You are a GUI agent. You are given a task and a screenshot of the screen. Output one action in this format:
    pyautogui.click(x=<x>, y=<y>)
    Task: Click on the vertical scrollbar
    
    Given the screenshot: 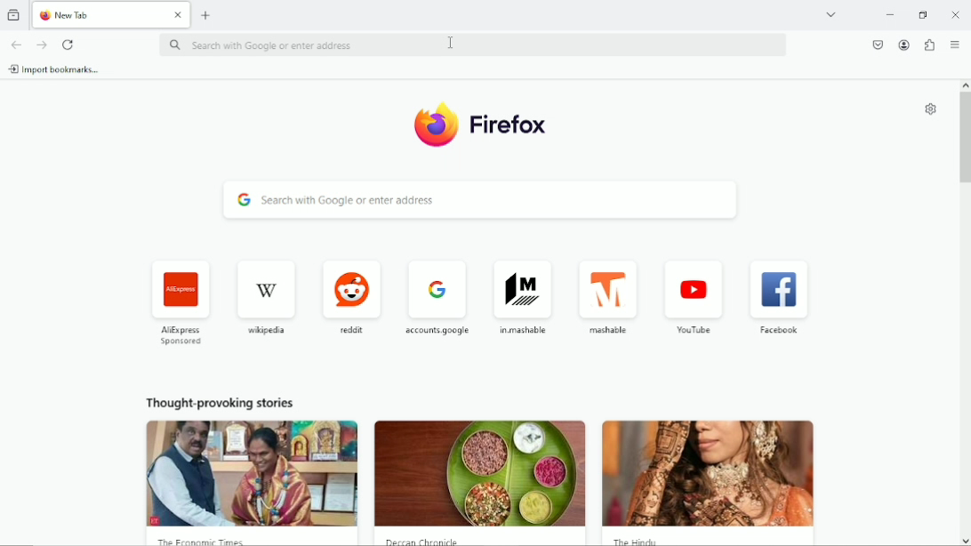 What is the action you would take?
    pyautogui.click(x=963, y=140)
    